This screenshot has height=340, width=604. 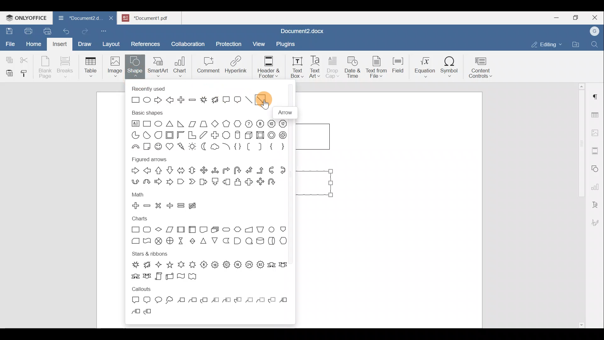 What do you see at coordinates (596, 114) in the screenshot?
I see `Table settings` at bounding box center [596, 114].